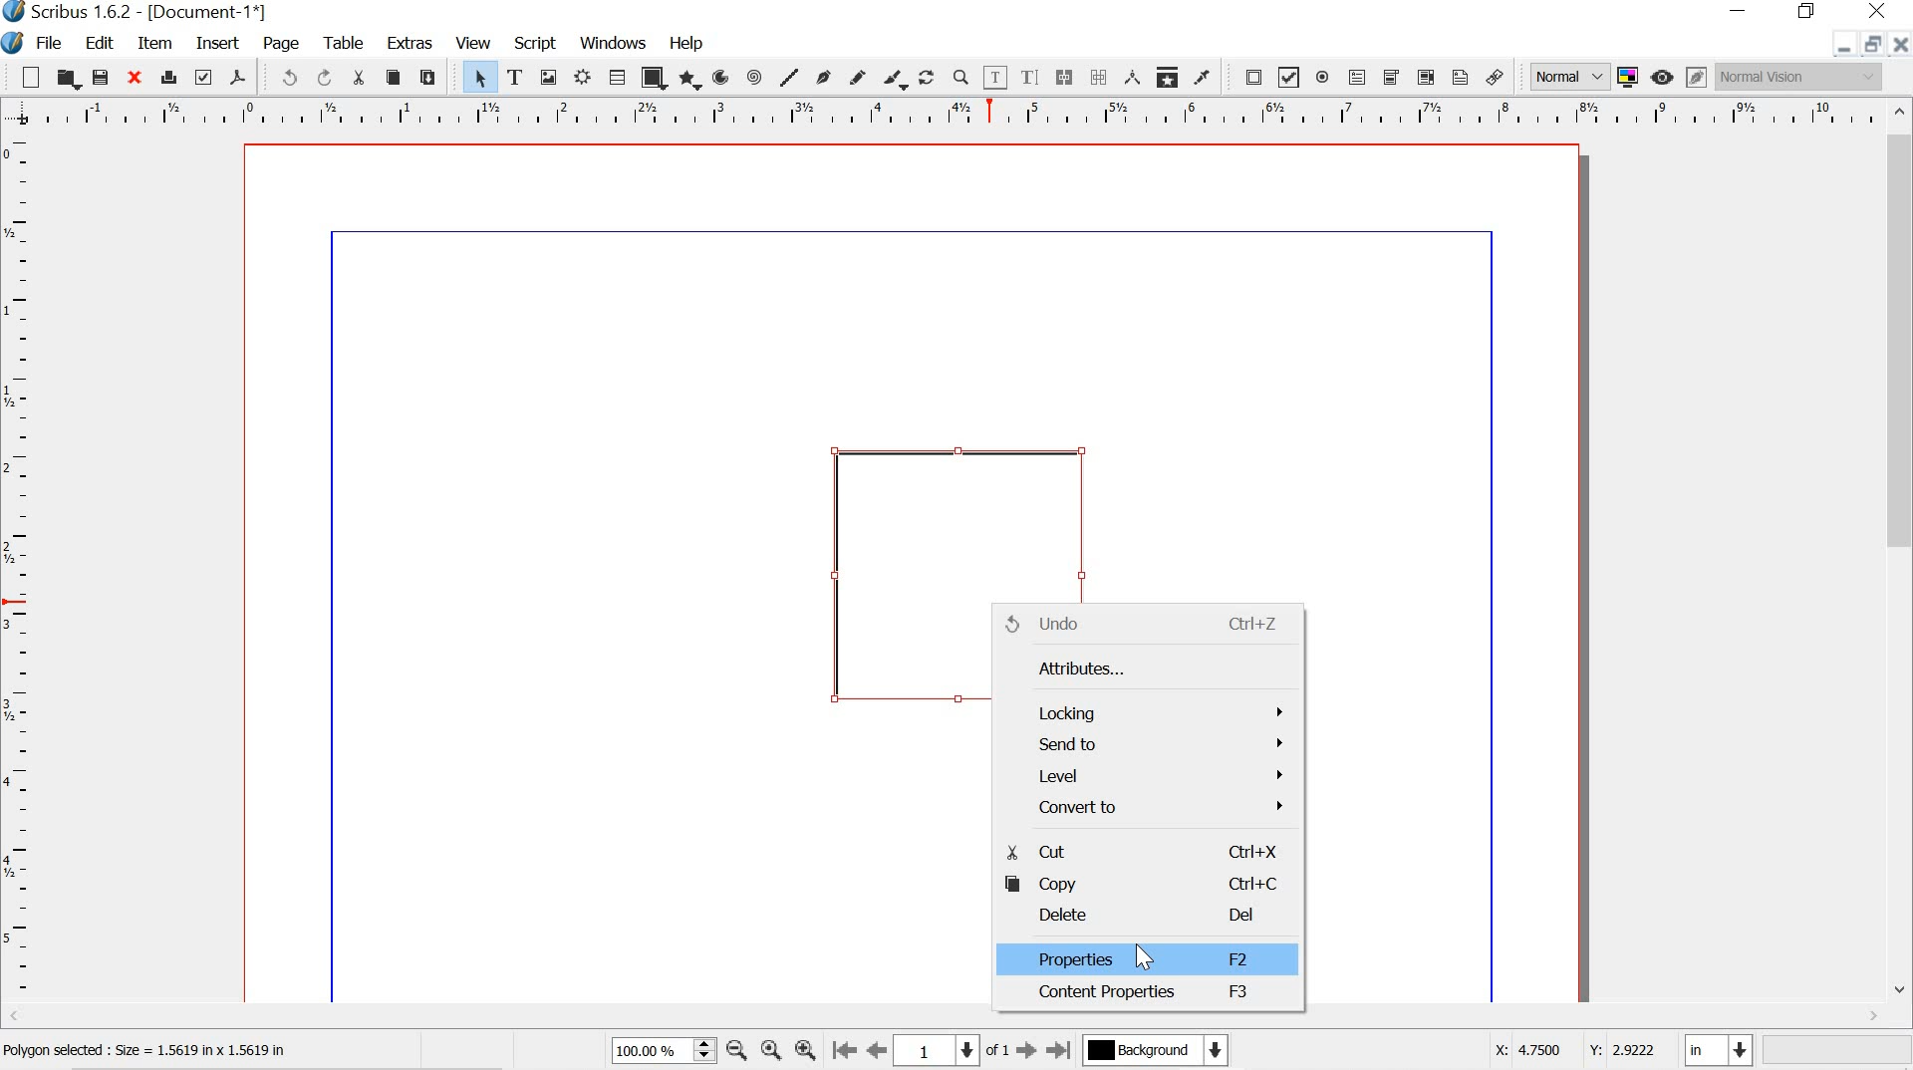 This screenshot has width=1913, height=1070. I want to click on ruler, so click(941, 113).